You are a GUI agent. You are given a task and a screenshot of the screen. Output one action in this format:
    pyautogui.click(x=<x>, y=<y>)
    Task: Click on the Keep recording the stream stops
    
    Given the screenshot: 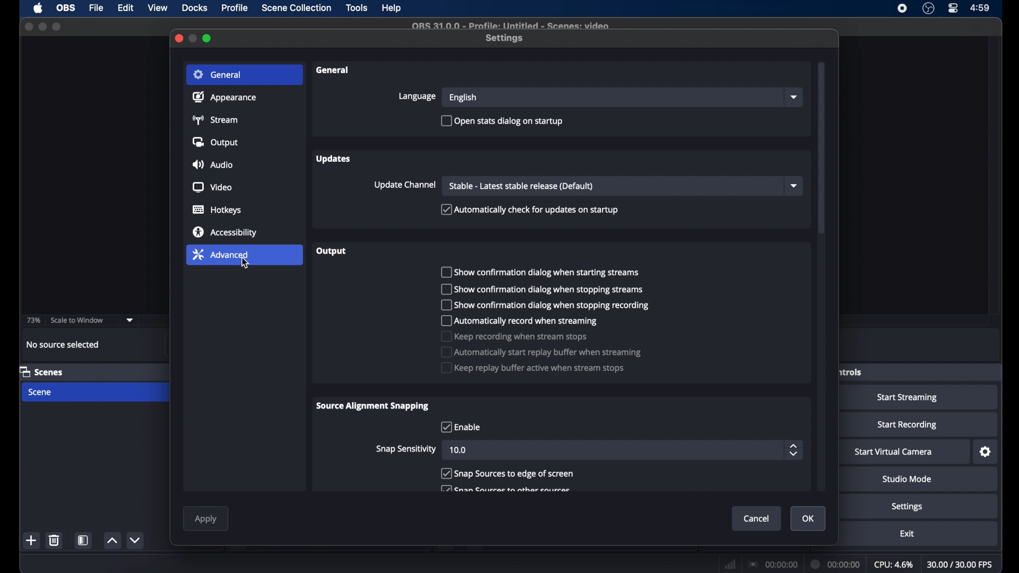 What is the action you would take?
    pyautogui.click(x=516, y=336)
    